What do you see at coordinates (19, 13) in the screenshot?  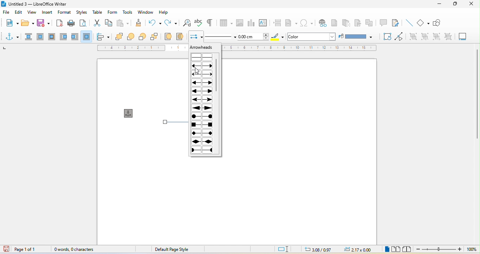 I see `edit` at bounding box center [19, 13].